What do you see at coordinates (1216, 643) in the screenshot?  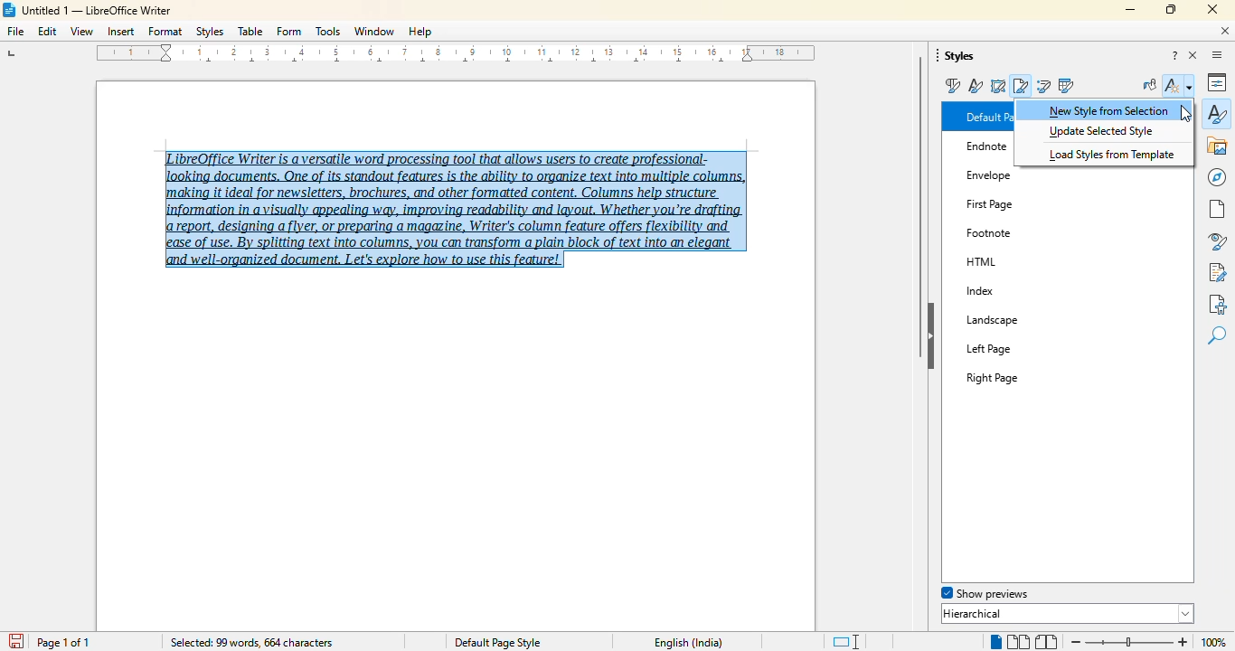 I see `100% (change zoom level)` at bounding box center [1216, 643].